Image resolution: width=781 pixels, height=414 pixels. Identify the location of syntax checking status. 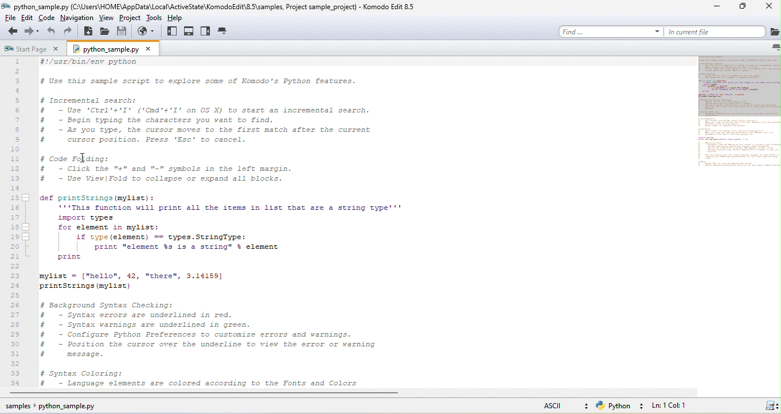
(770, 406).